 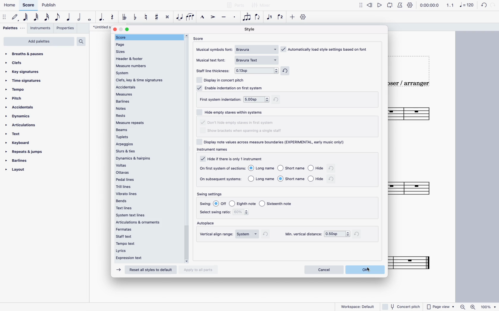 I want to click on articulations, so click(x=23, y=126).